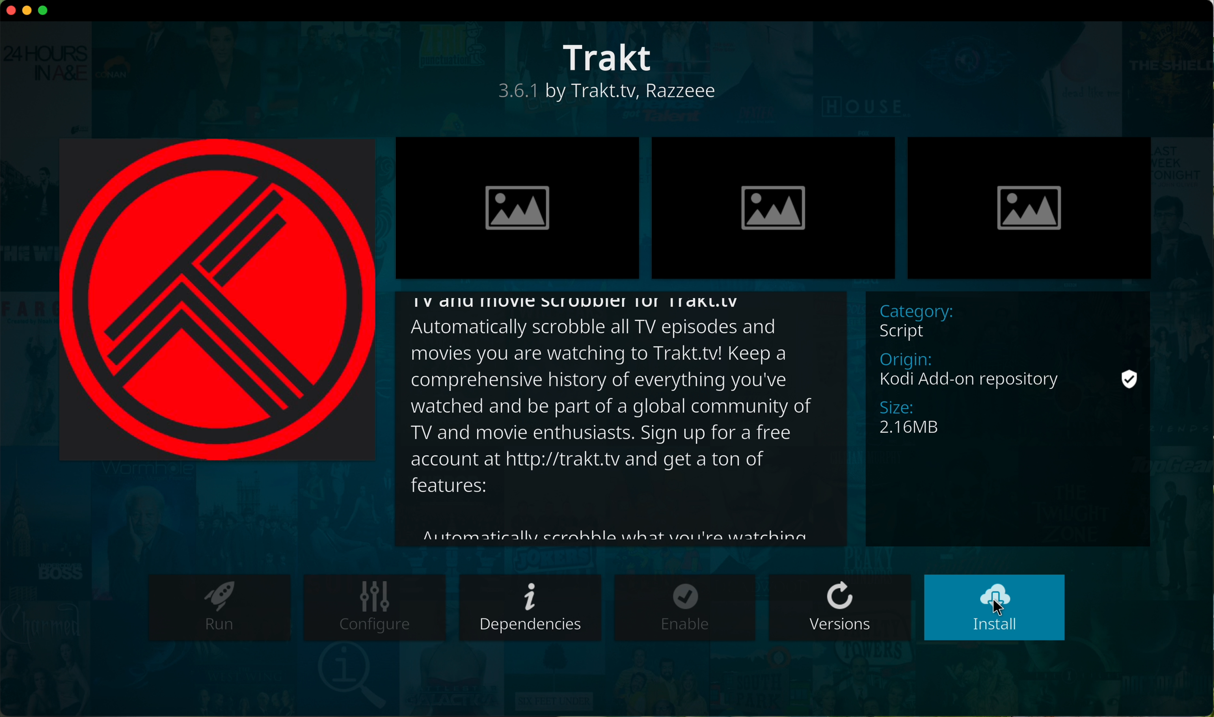  I want to click on run, so click(219, 606).